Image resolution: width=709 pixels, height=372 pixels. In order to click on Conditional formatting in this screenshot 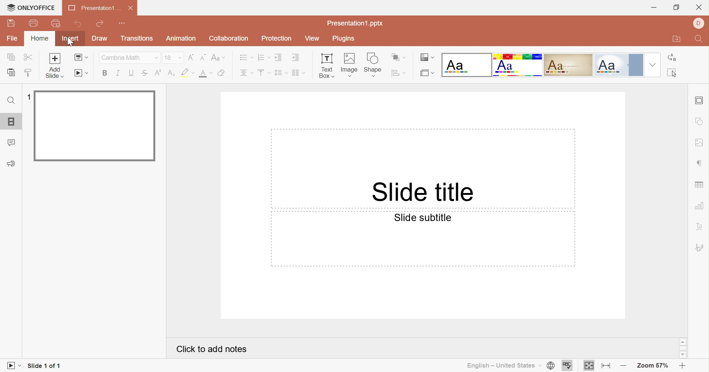, I will do `click(425, 56)`.